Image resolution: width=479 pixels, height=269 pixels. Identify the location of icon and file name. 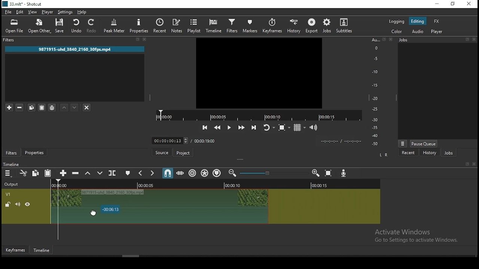
(24, 4).